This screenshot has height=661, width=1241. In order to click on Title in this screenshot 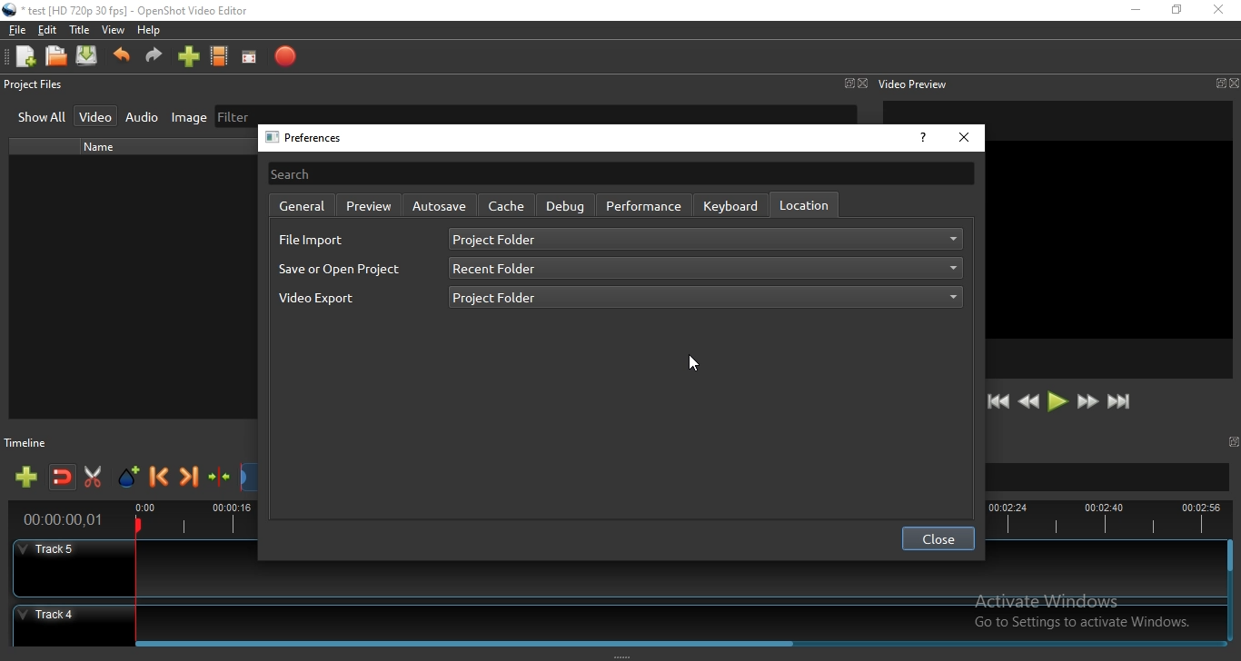, I will do `click(80, 30)`.